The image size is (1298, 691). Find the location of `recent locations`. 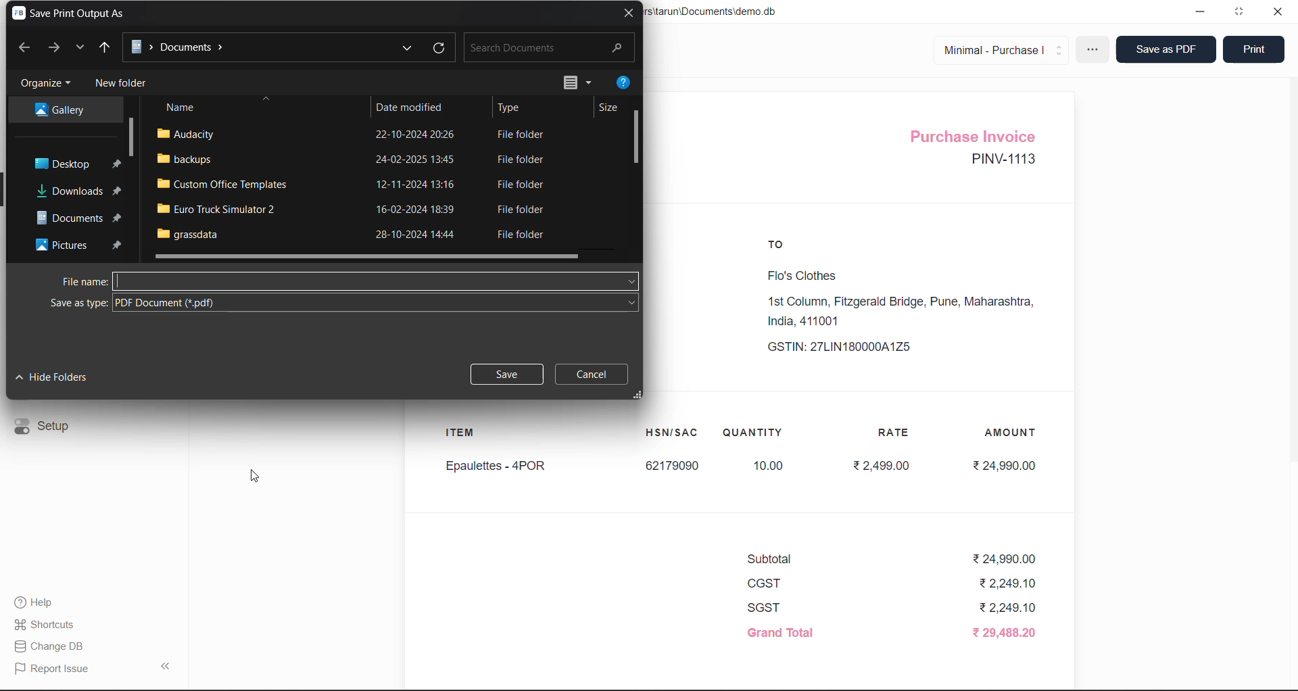

recent locations is located at coordinates (80, 49).